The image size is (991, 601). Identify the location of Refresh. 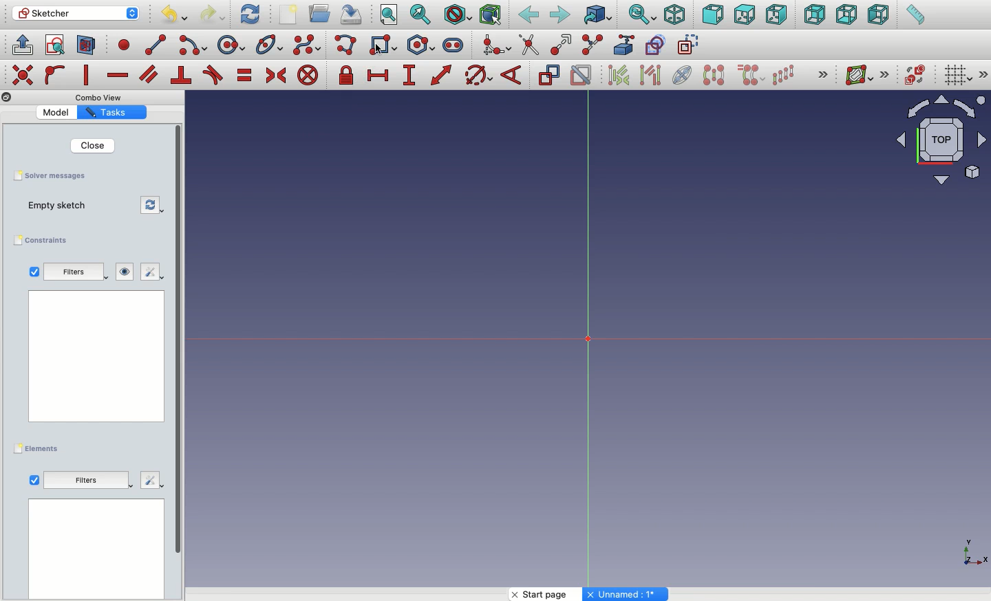
(250, 13).